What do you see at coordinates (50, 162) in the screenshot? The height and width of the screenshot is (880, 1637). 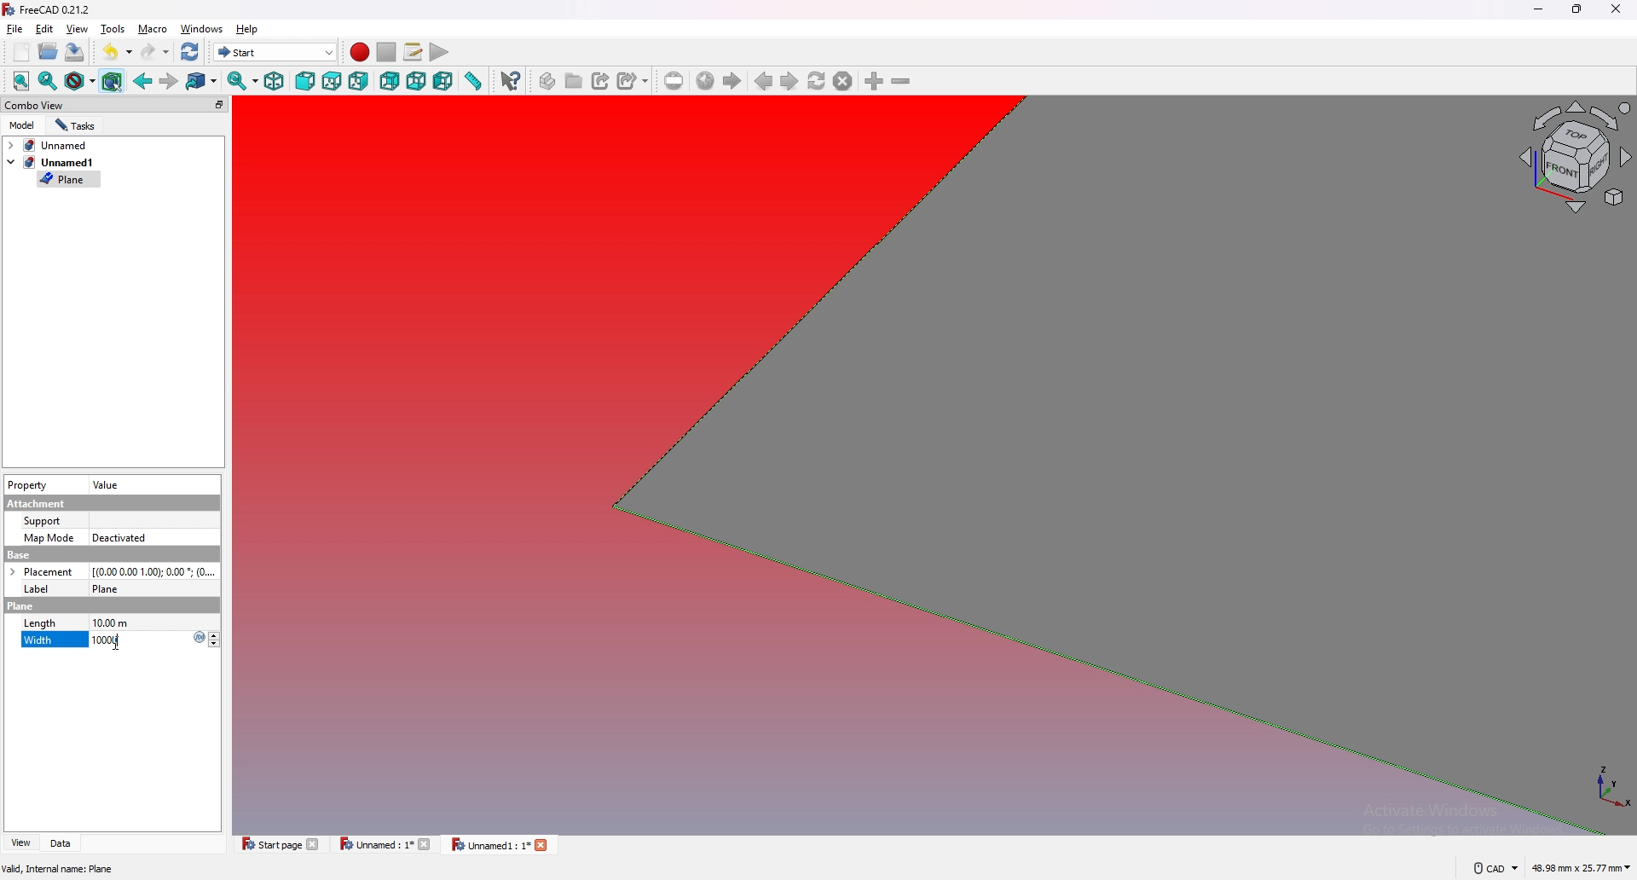 I see `tab2: unnamed1` at bounding box center [50, 162].